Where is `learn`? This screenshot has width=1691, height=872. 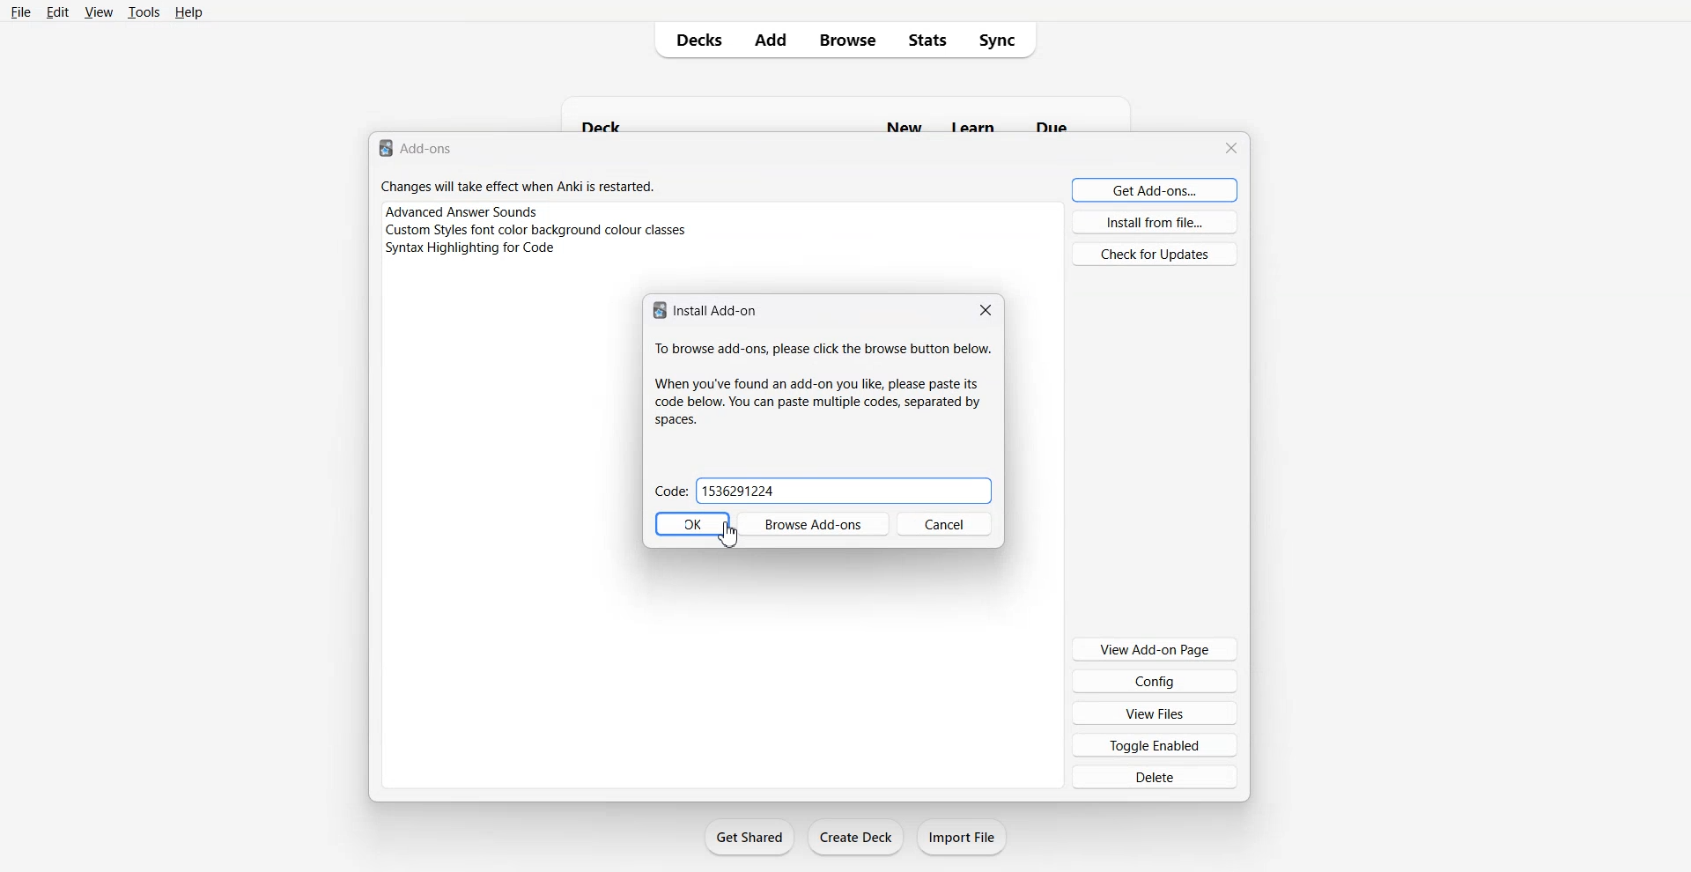
learn is located at coordinates (970, 126).